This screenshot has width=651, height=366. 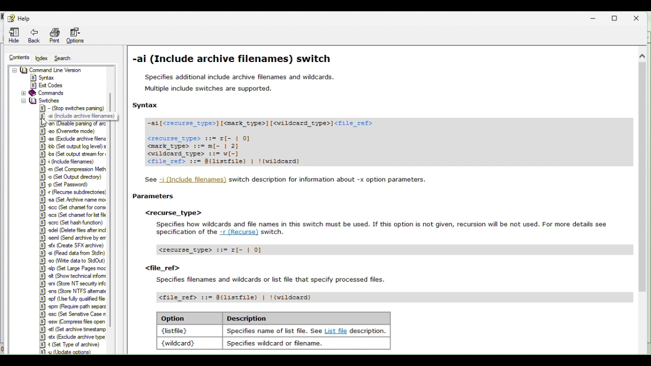 I want to click on switches, so click(x=44, y=101).